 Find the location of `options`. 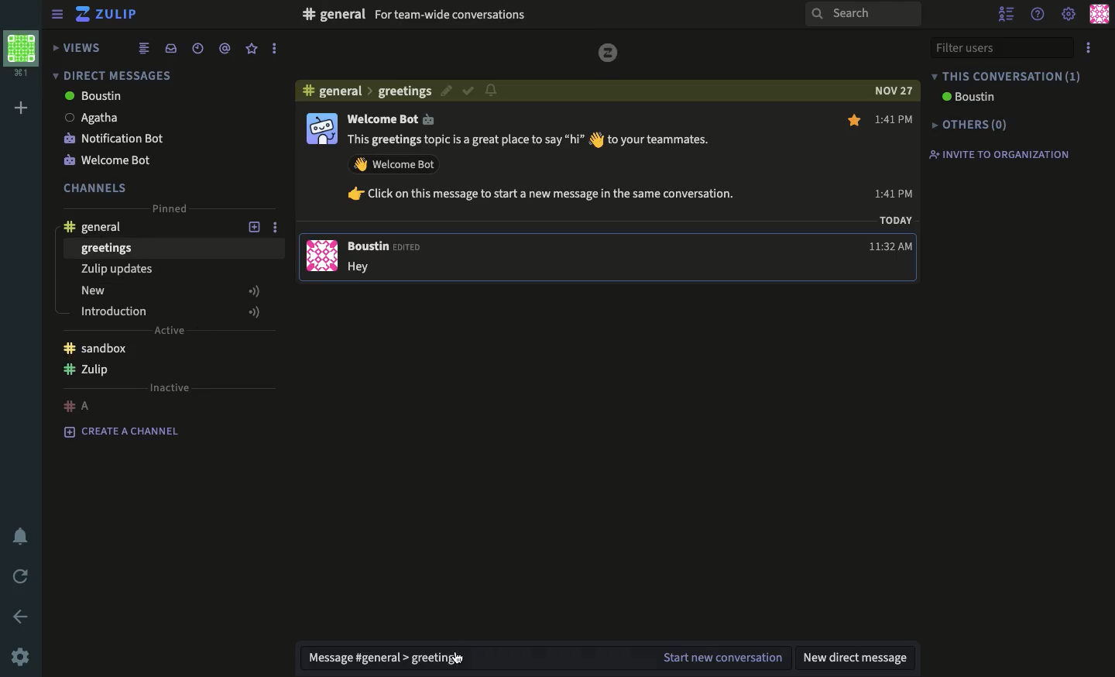

options is located at coordinates (1090, 47).